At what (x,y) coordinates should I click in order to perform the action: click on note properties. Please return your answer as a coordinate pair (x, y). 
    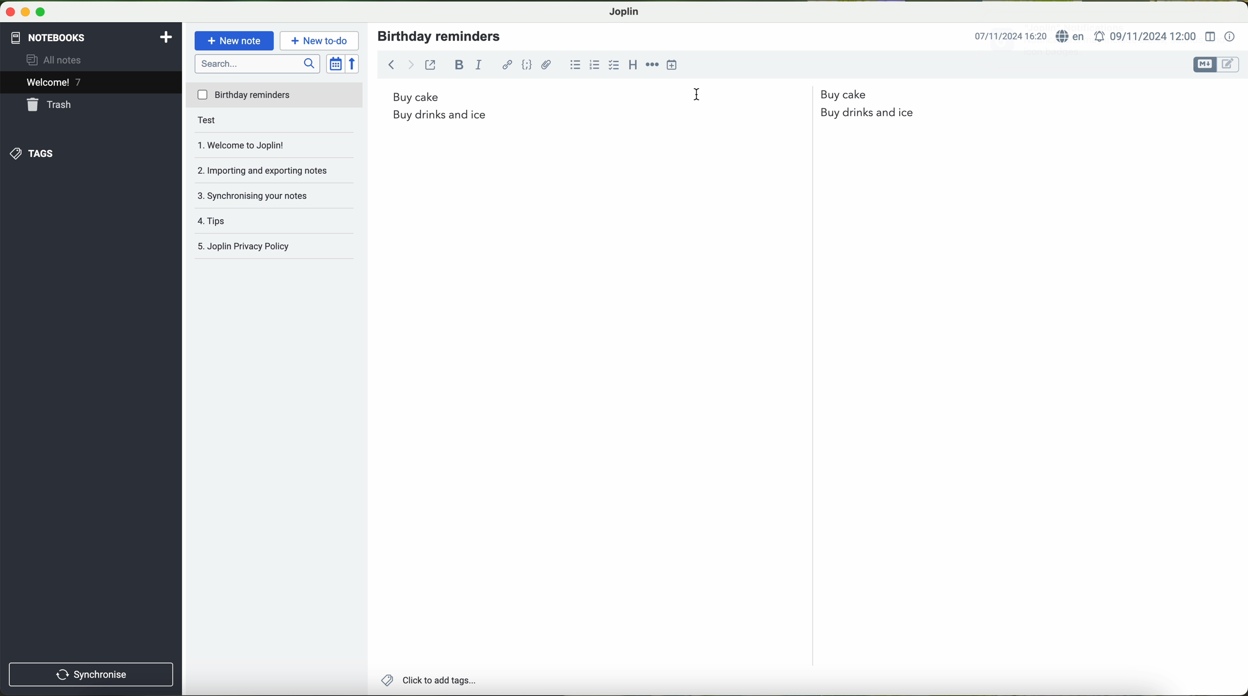
    Looking at the image, I should click on (1231, 37).